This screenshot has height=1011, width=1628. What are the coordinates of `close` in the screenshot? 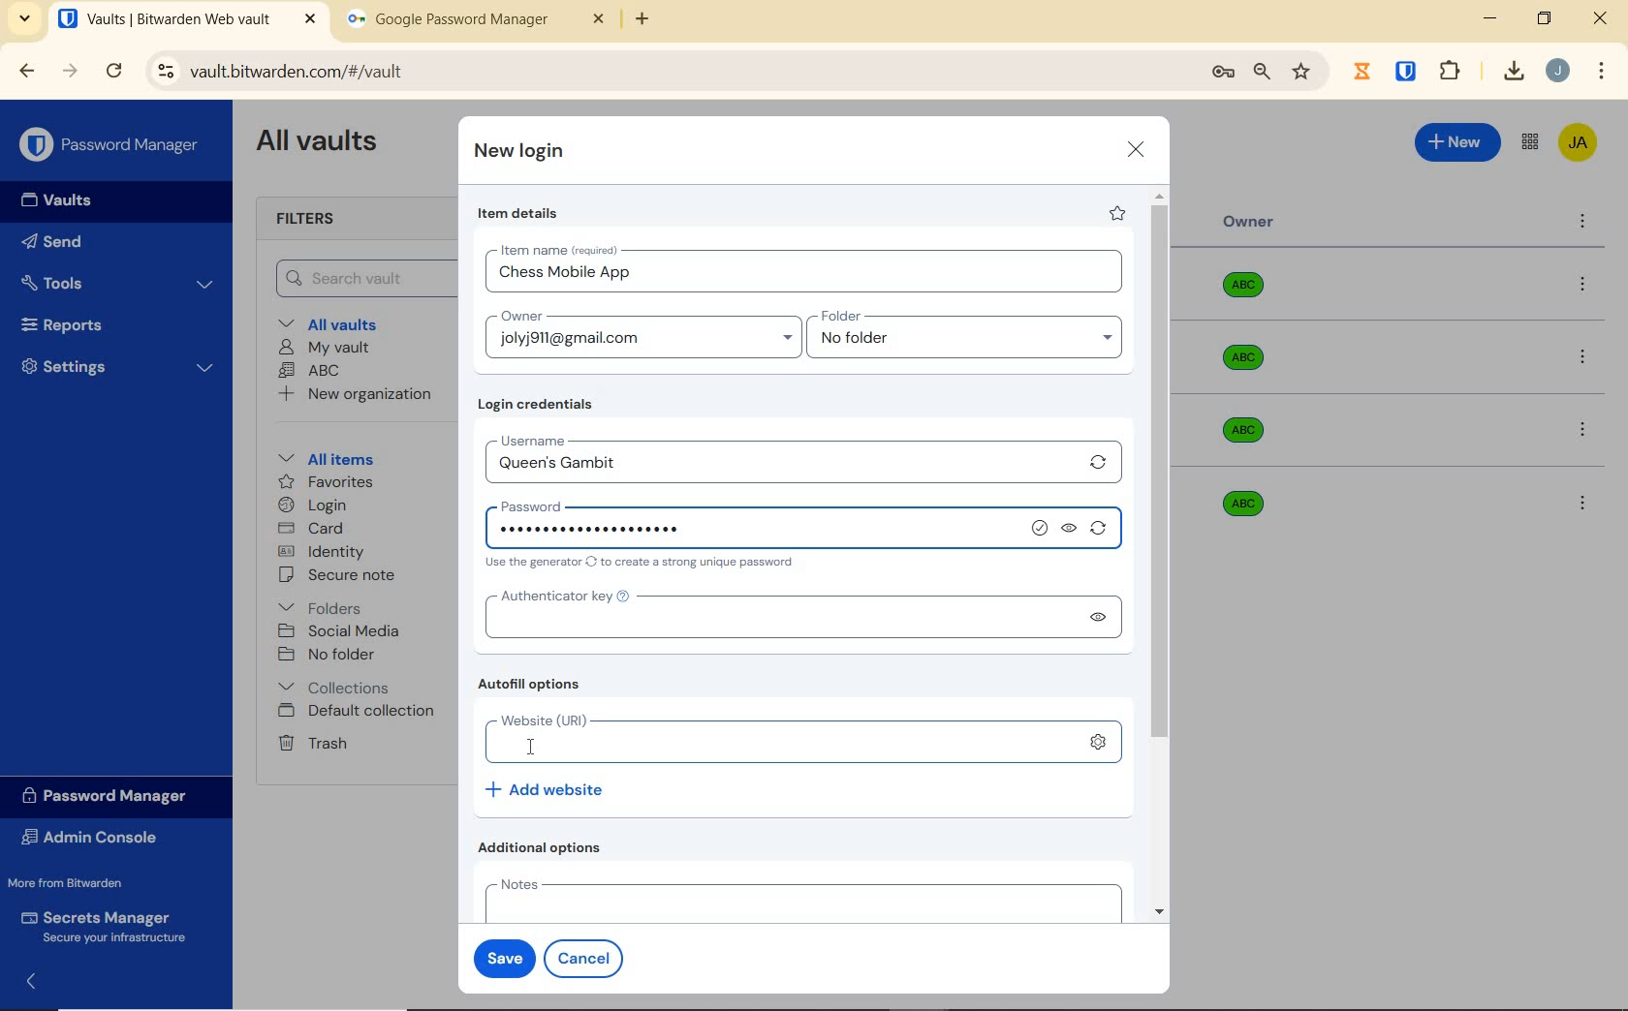 It's located at (1602, 18).